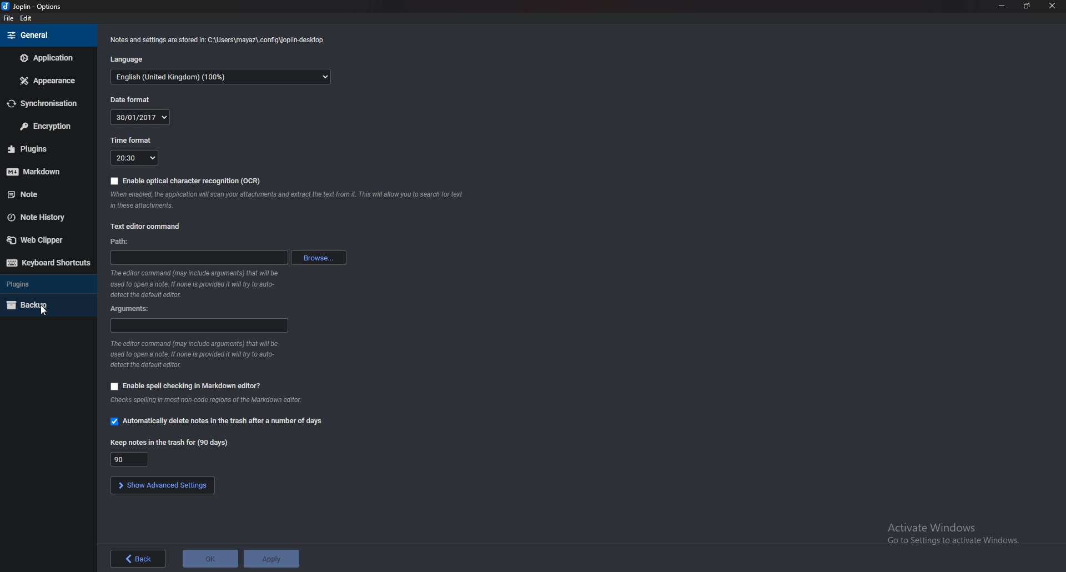  I want to click on Arguments, so click(198, 325).